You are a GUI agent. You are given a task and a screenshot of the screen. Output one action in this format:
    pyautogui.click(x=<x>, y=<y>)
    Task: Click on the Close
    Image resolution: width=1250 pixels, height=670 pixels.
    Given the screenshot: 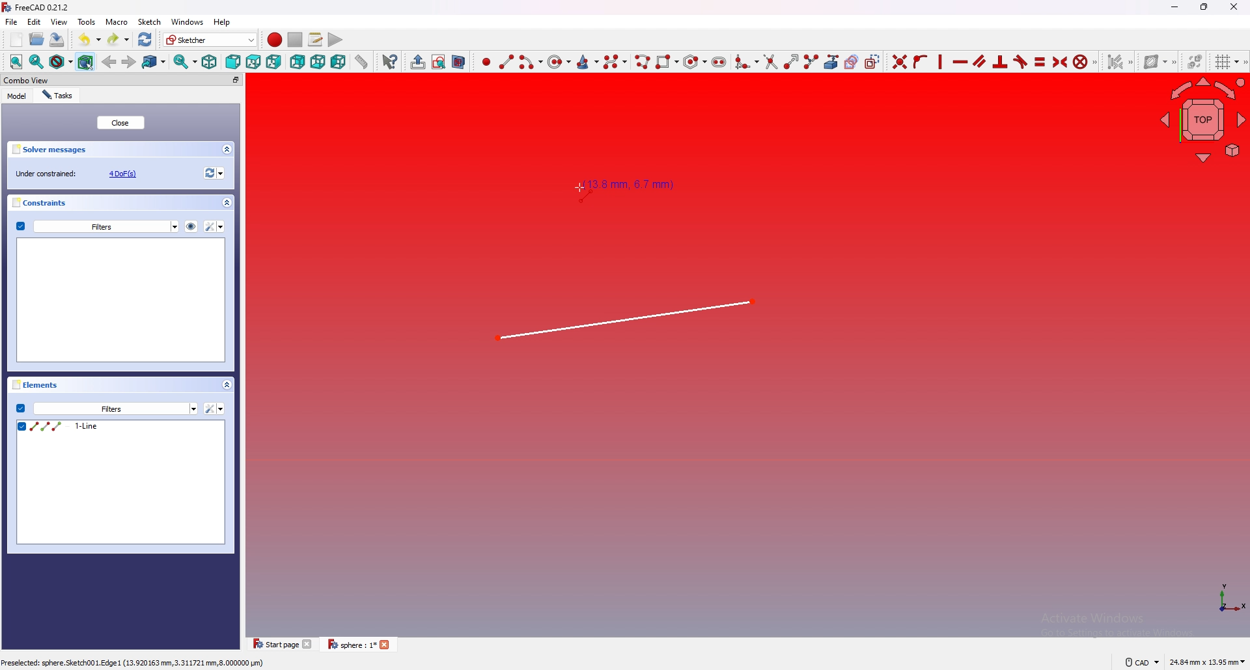 What is the action you would take?
    pyautogui.click(x=1234, y=7)
    